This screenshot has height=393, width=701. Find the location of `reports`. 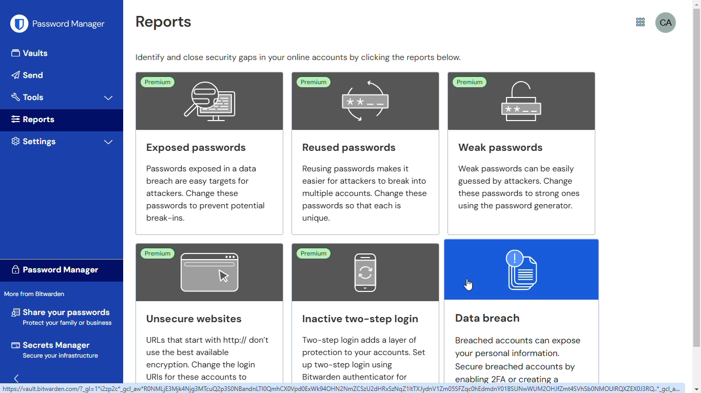

reports is located at coordinates (164, 22).